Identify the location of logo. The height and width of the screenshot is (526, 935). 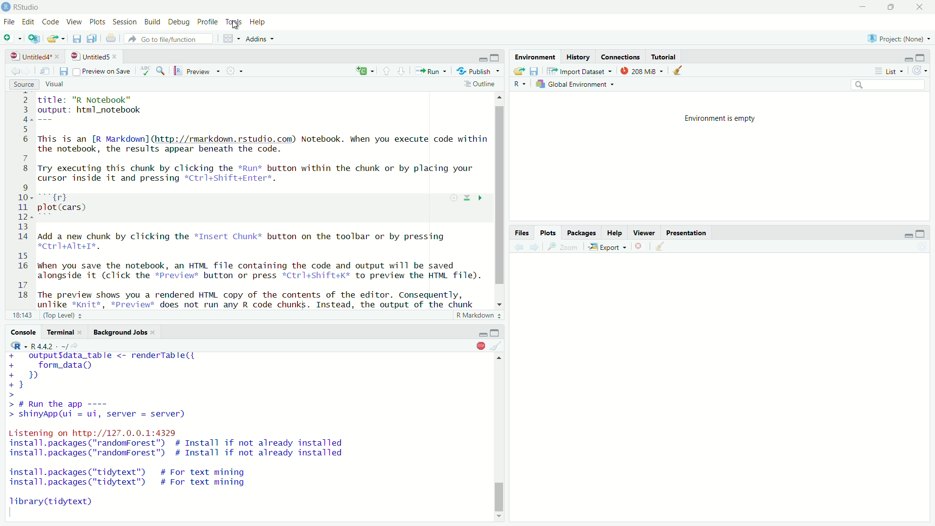
(7, 7).